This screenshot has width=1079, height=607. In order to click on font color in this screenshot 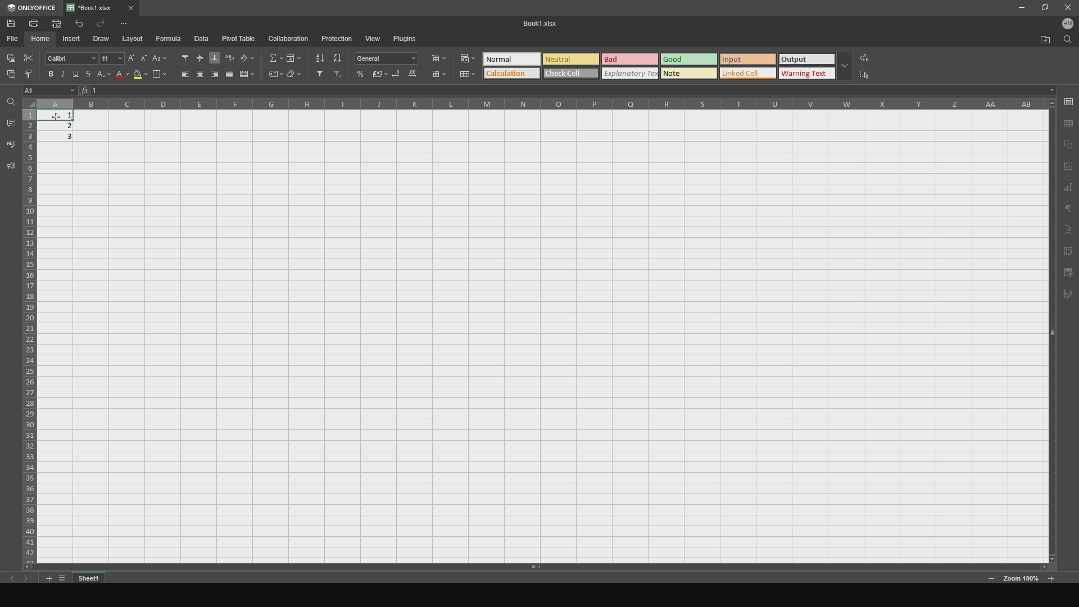, I will do `click(121, 77)`.